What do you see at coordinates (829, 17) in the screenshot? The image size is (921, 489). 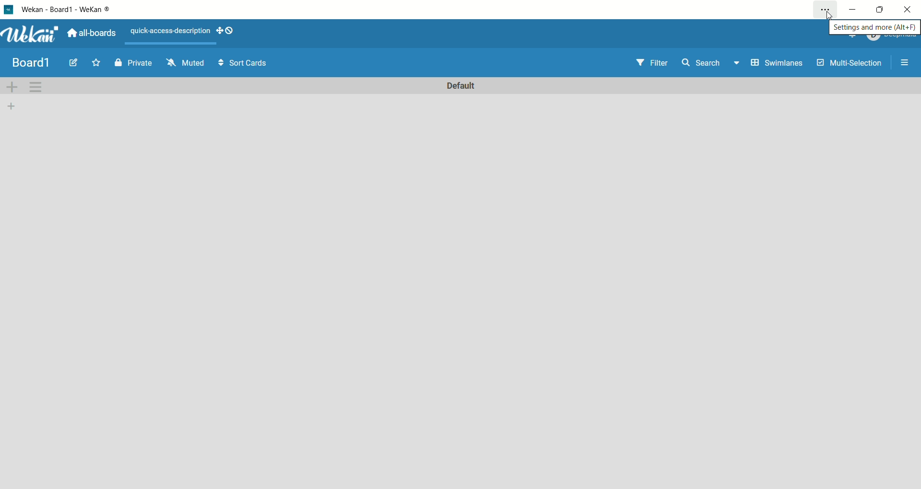 I see `cursor` at bounding box center [829, 17].